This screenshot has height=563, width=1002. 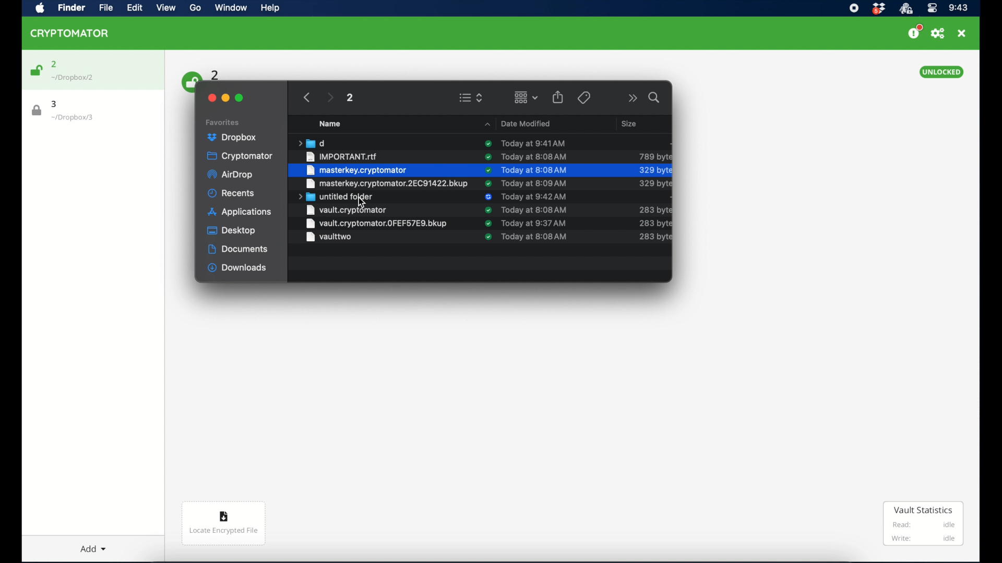 I want to click on unlock  icon, so click(x=35, y=70).